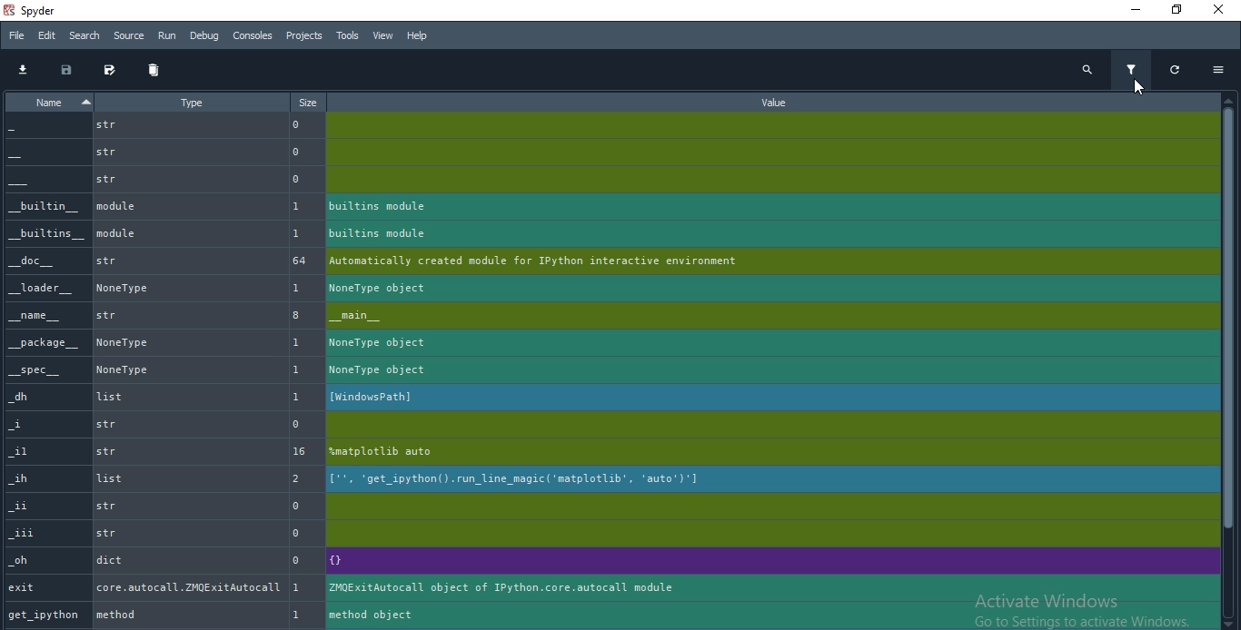  I want to click on cursor on filter, so click(1141, 86).